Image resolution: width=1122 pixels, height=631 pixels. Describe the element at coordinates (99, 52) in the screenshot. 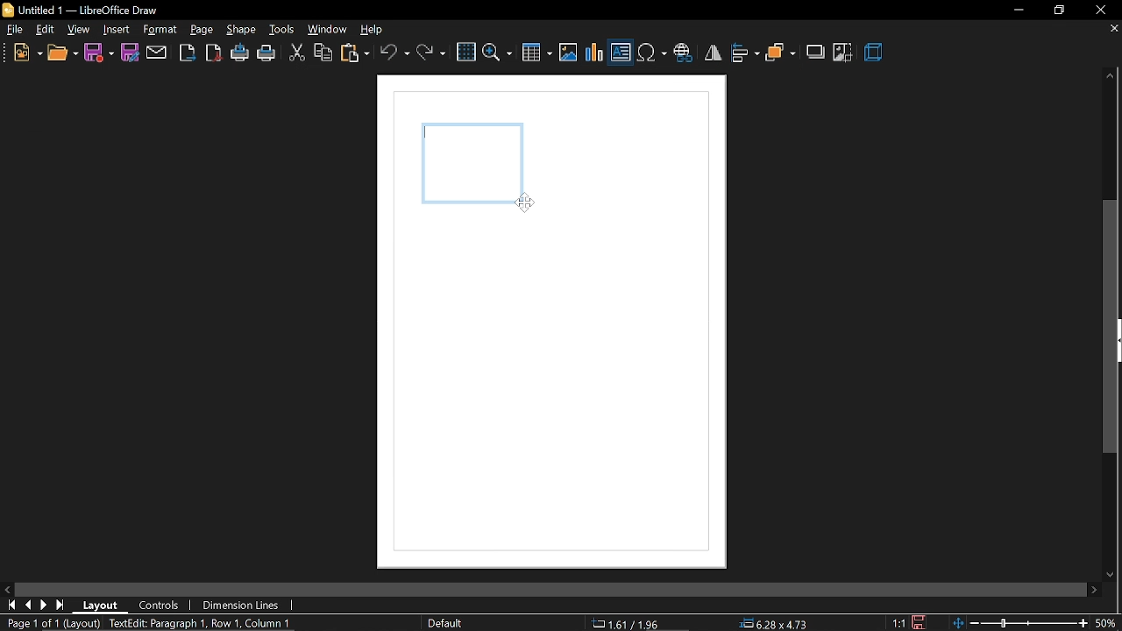

I see `save` at that location.